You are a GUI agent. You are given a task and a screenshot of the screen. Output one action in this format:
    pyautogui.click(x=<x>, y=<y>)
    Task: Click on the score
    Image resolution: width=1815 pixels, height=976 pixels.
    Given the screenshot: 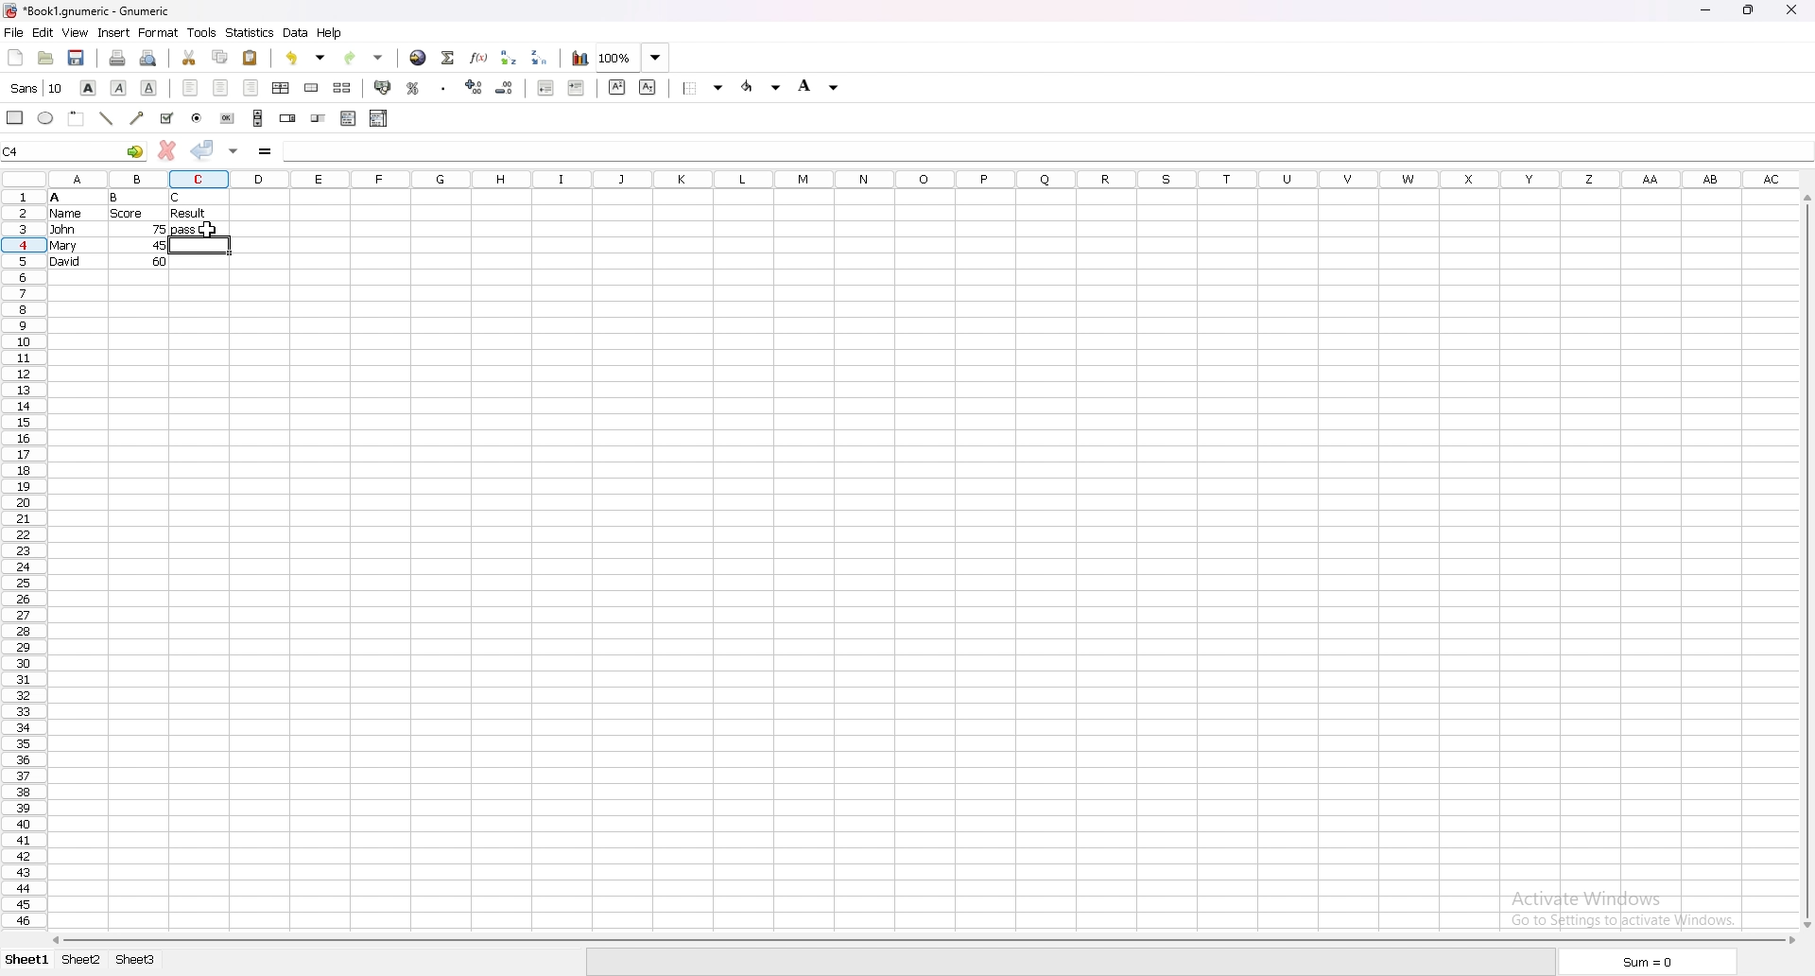 What is the action you would take?
    pyautogui.click(x=129, y=214)
    